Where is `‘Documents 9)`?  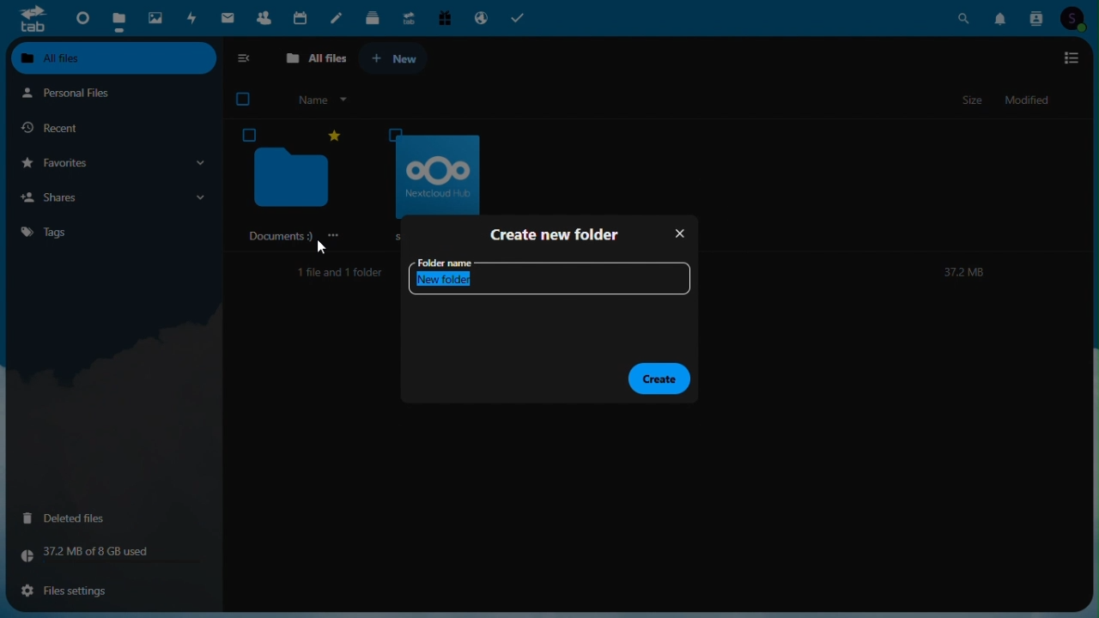
‘Documents 9) is located at coordinates (296, 186).